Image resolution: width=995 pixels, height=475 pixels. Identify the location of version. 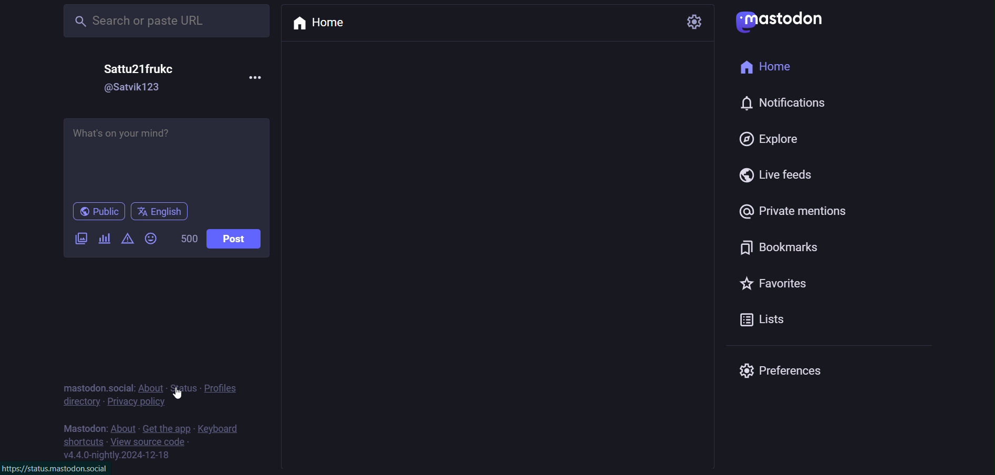
(119, 455).